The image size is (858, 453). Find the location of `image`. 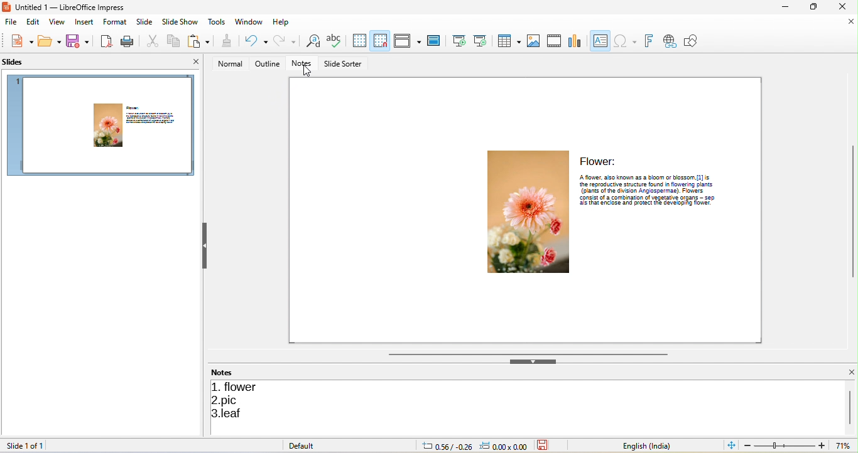

image is located at coordinates (532, 40).